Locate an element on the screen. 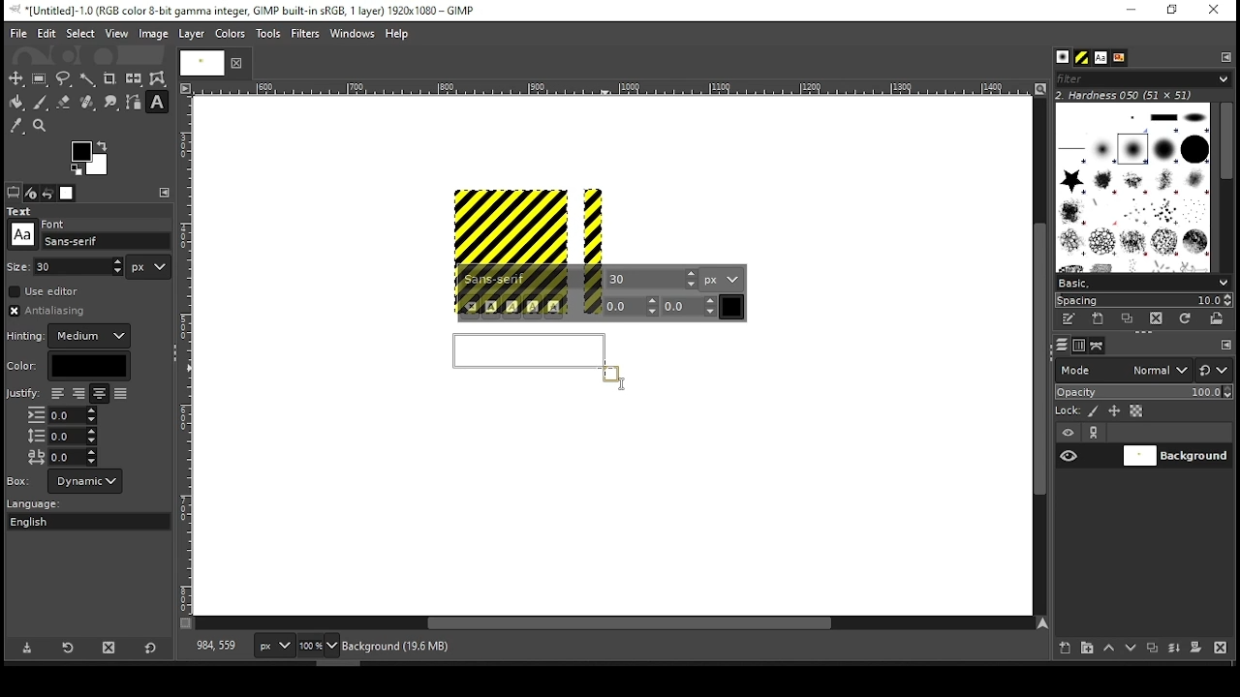 The width and height of the screenshot is (1240, 697). layer visibility on/off is located at coordinates (1069, 455).